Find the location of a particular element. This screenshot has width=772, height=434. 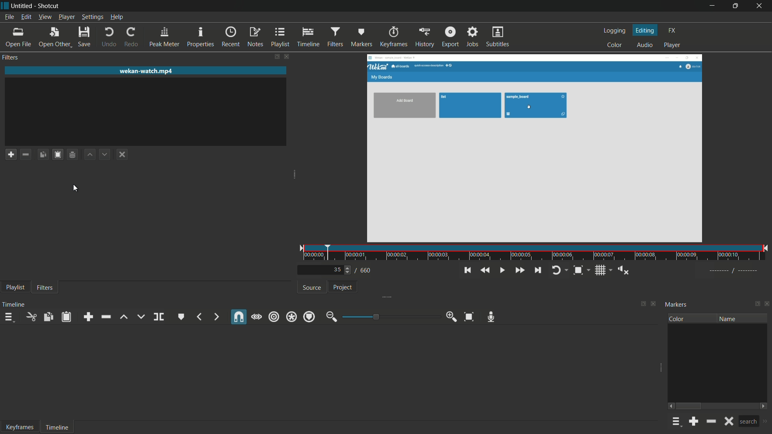

recent is located at coordinates (231, 37).